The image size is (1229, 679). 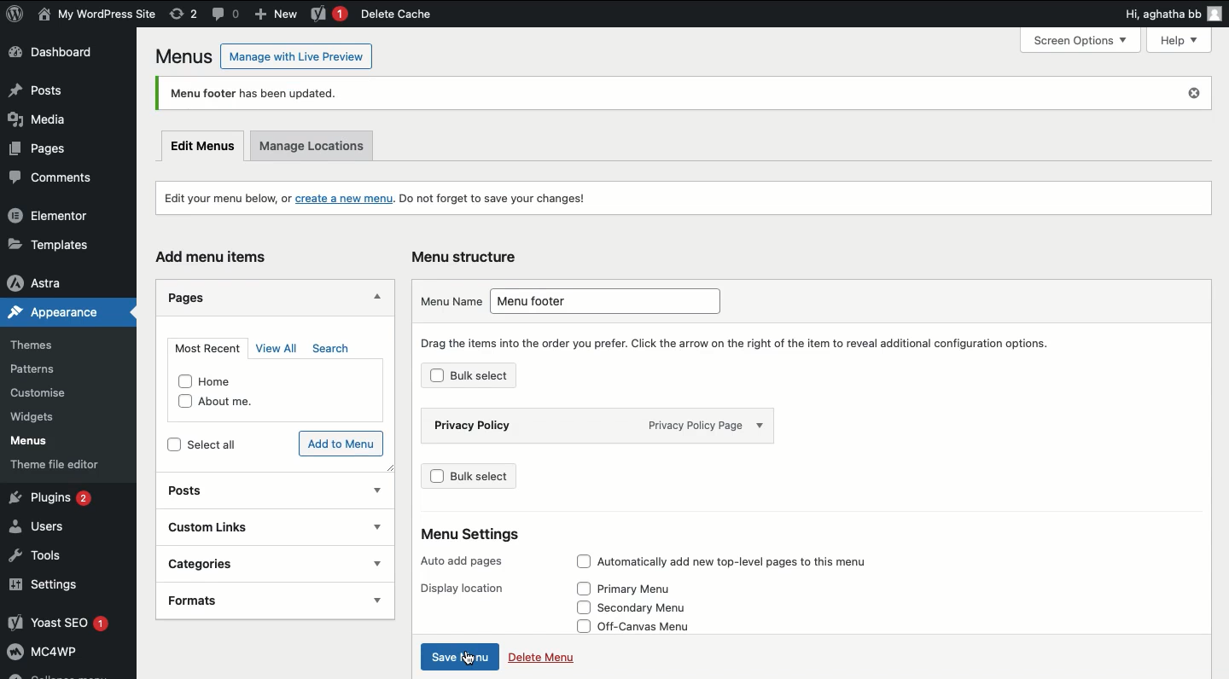 What do you see at coordinates (334, 352) in the screenshot?
I see `Search` at bounding box center [334, 352].